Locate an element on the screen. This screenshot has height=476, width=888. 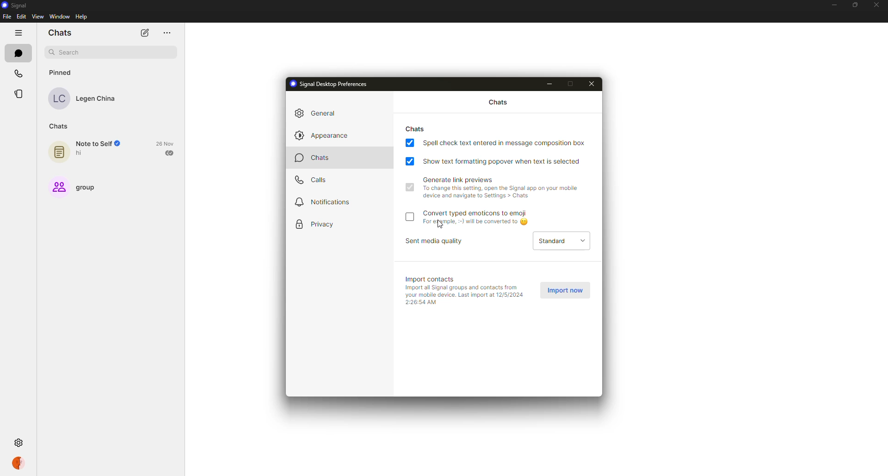
note to self is located at coordinates (92, 150).